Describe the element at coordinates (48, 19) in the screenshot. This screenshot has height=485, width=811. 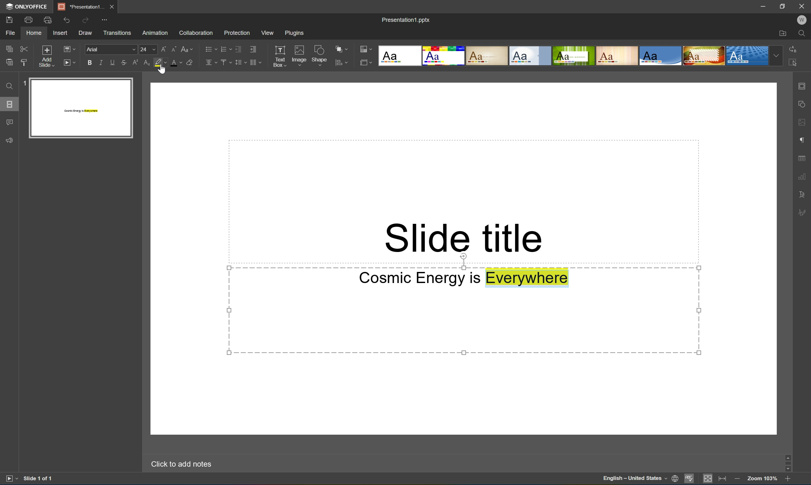
I see `Quick print` at that location.